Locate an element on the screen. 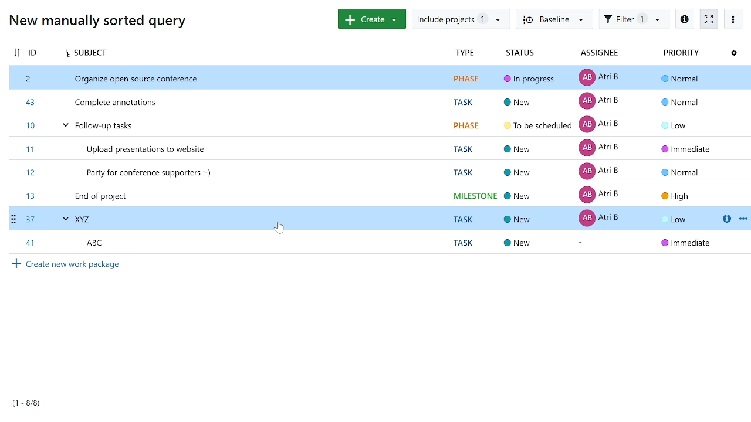  task name "party for conference supporters" is located at coordinates (377, 171).